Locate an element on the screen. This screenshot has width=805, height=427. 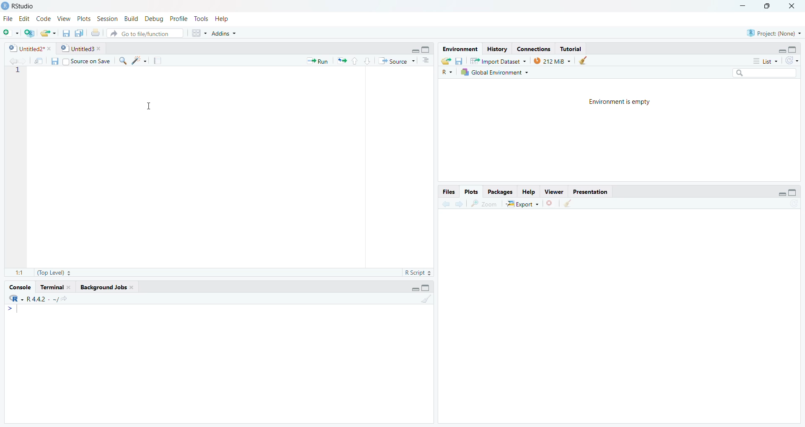
maximize is located at coordinates (428, 51).